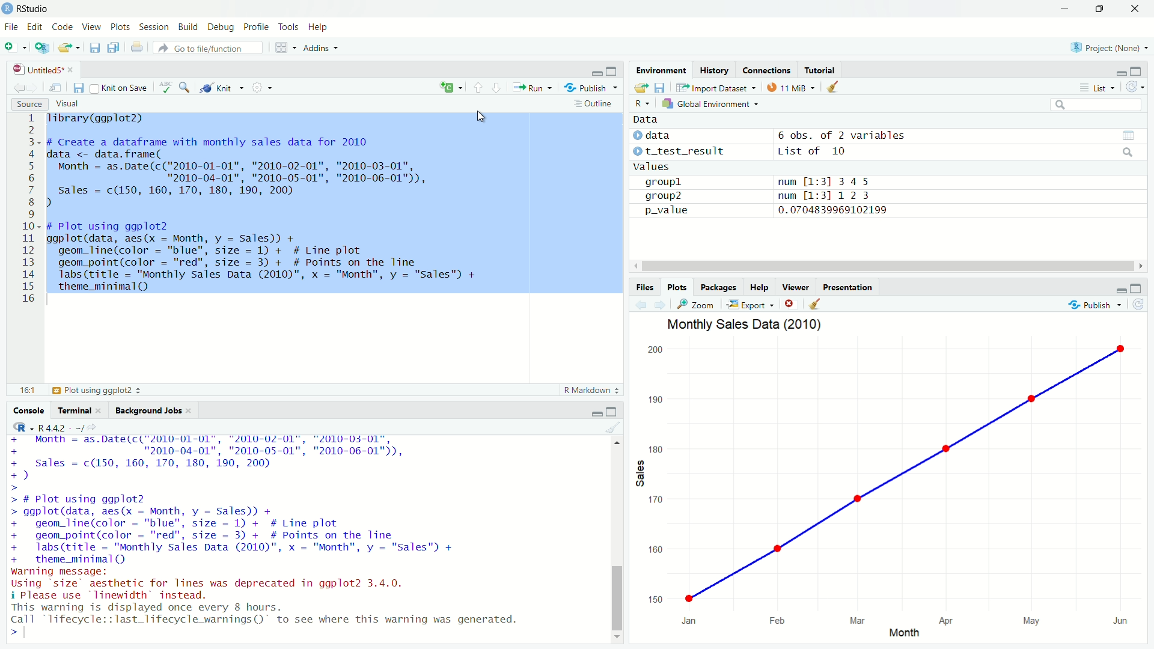 The height and width of the screenshot is (649, 1154). What do you see at coordinates (28, 409) in the screenshot?
I see `Console` at bounding box center [28, 409].